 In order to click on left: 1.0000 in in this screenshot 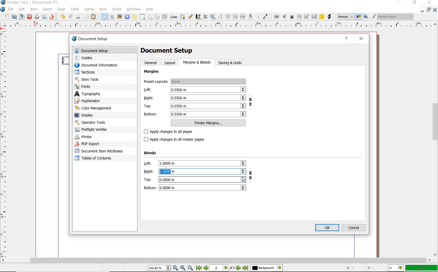, I will do `click(195, 163)`.